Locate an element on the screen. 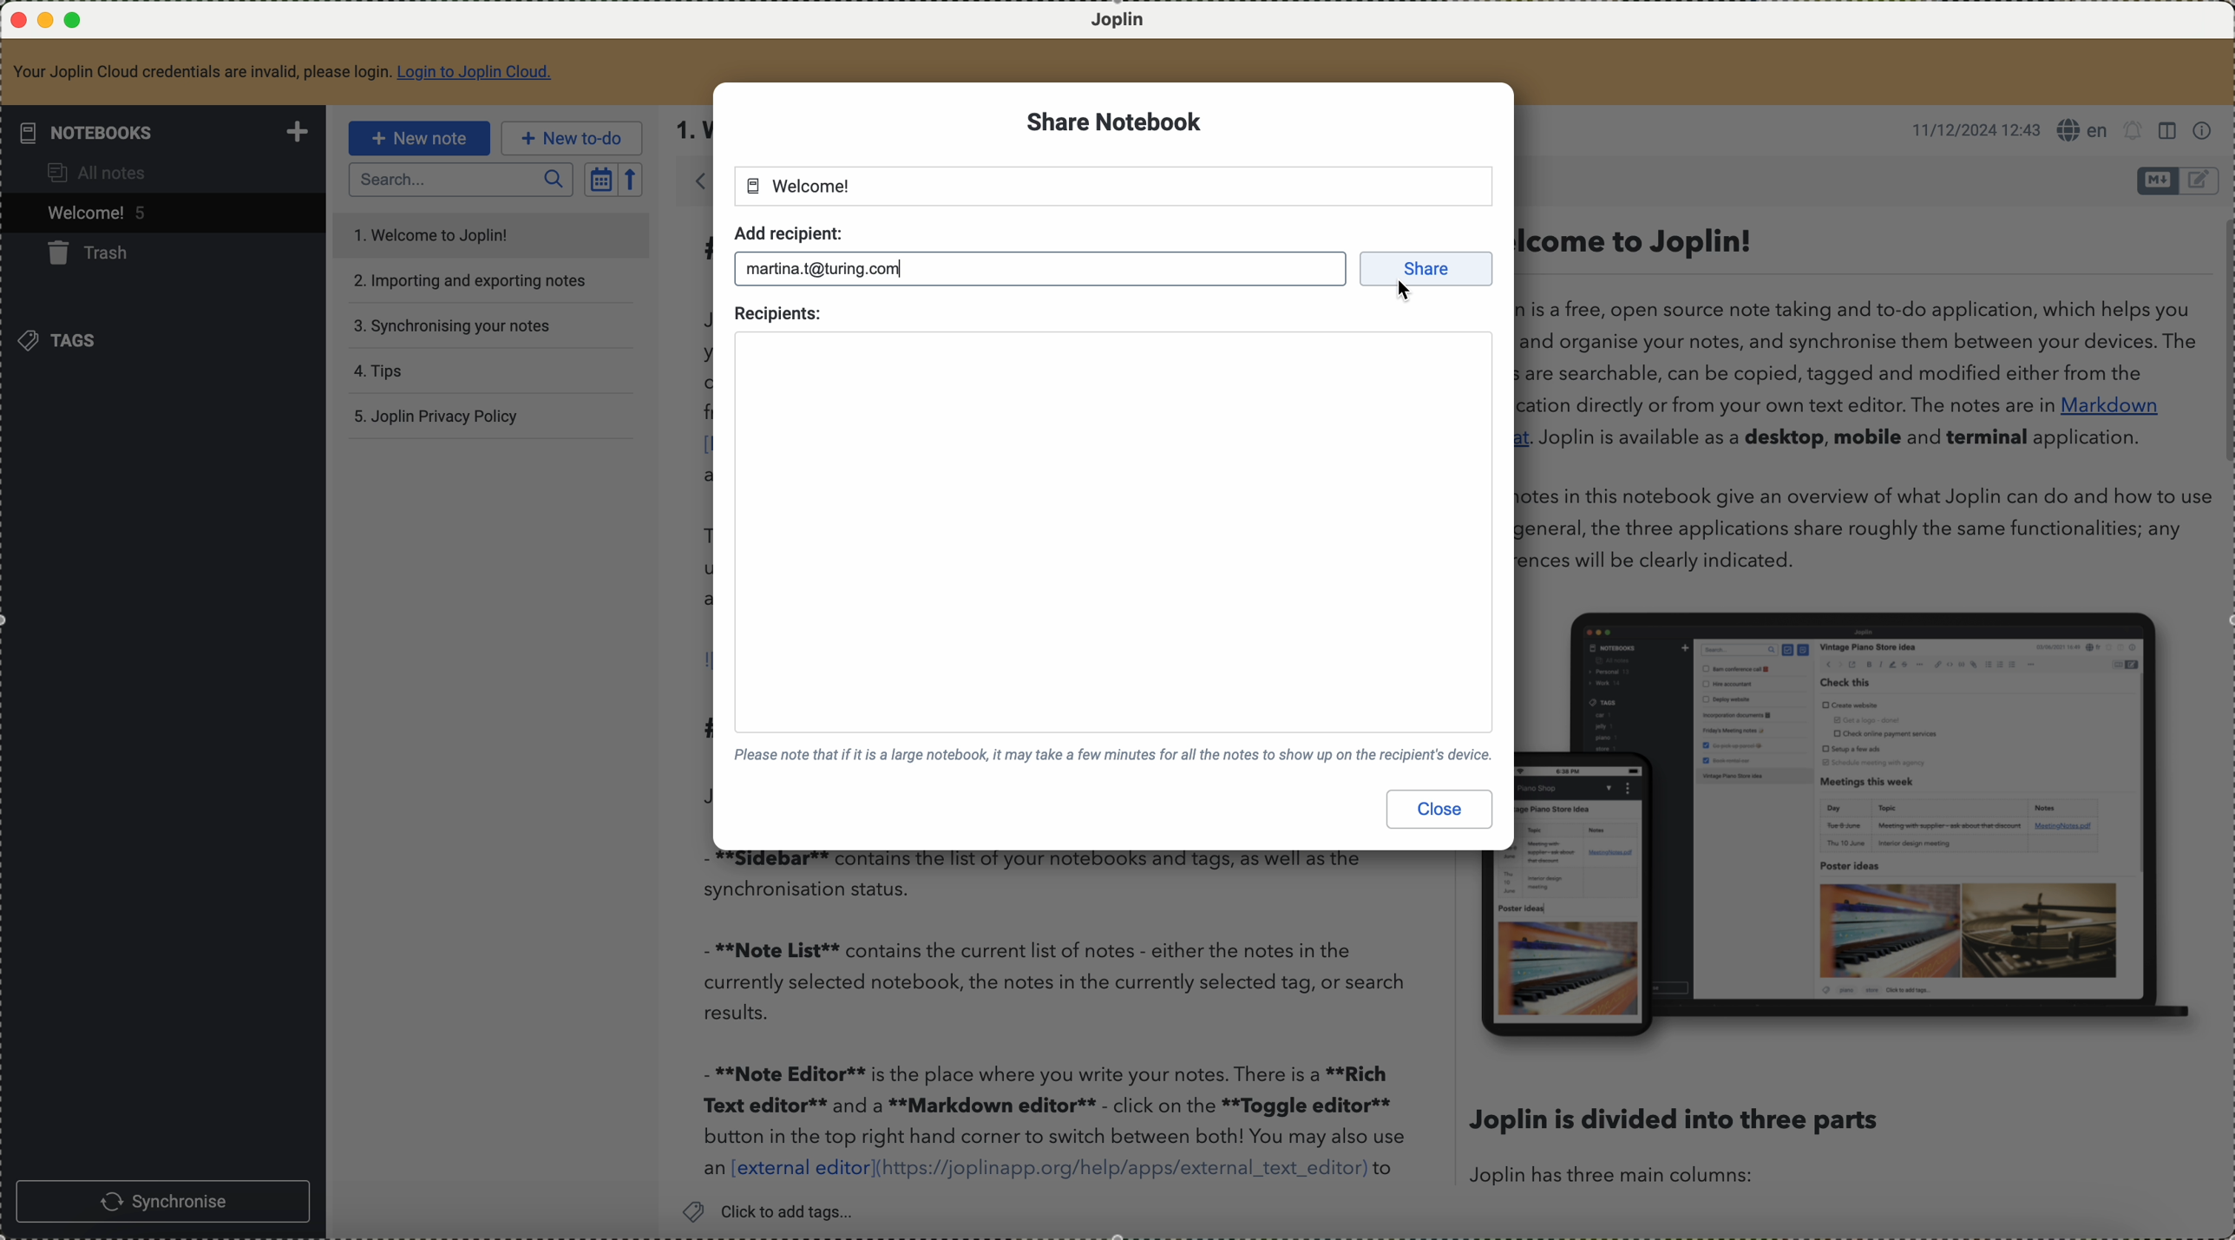 The width and height of the screenshot is (2235, 1240). set alarm is located at coordinates (2134, 131).